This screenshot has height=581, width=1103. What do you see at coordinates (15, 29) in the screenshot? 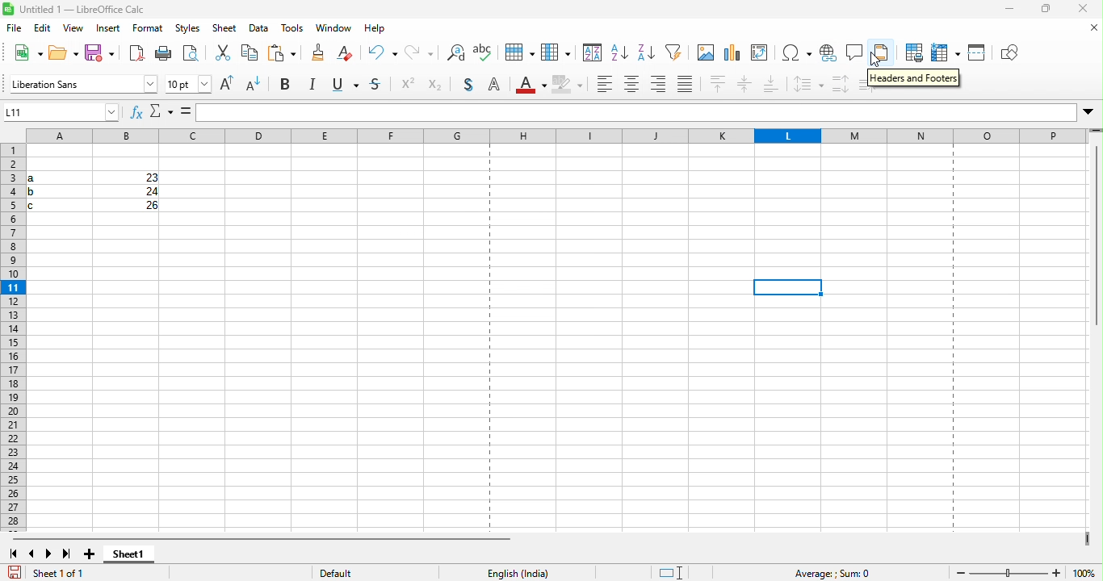
I see `file` at bounding box center [15, 29].